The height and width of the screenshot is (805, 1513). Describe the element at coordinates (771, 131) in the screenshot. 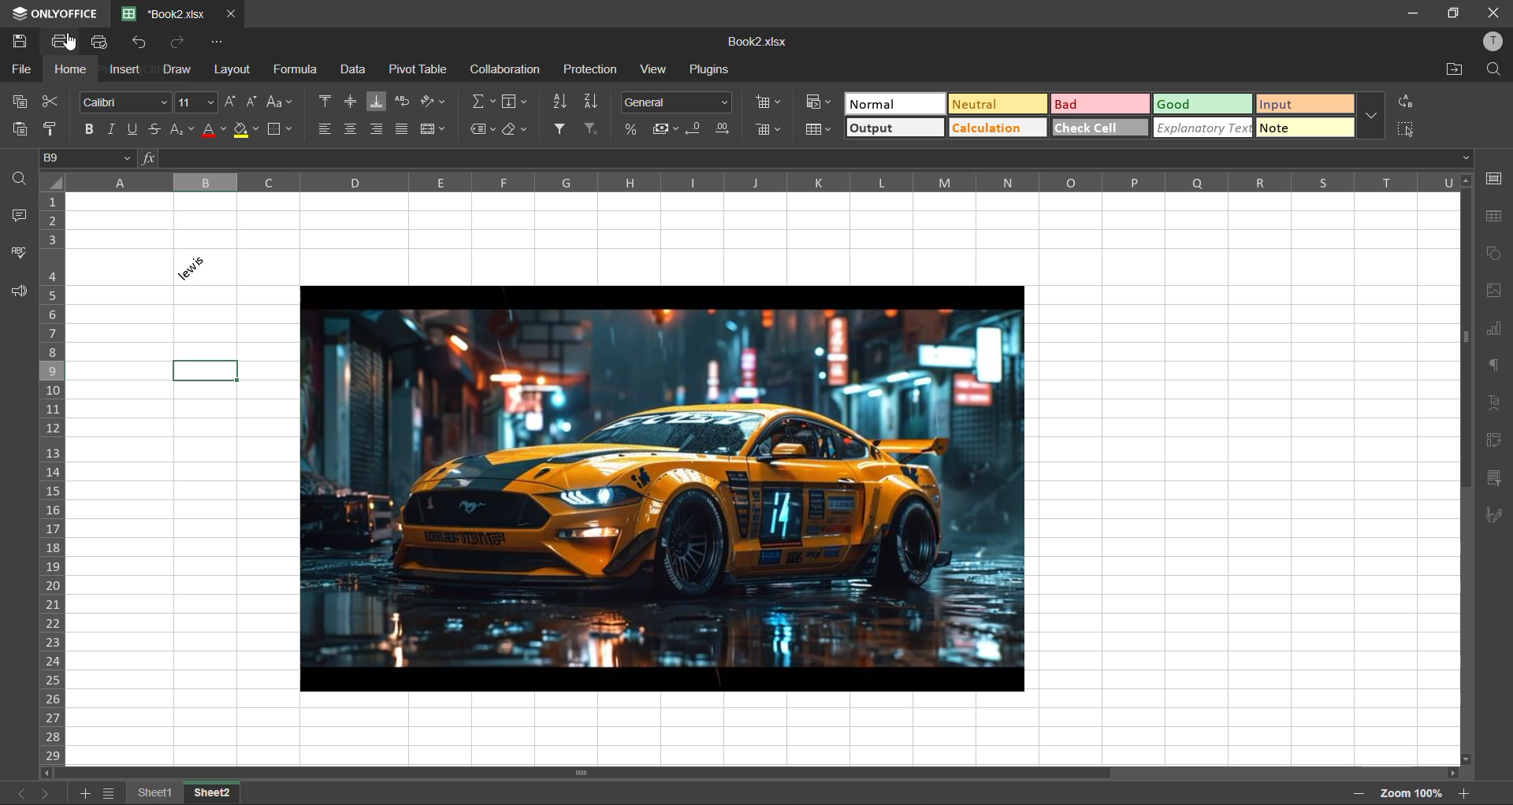

I see `remove cells` at that location.